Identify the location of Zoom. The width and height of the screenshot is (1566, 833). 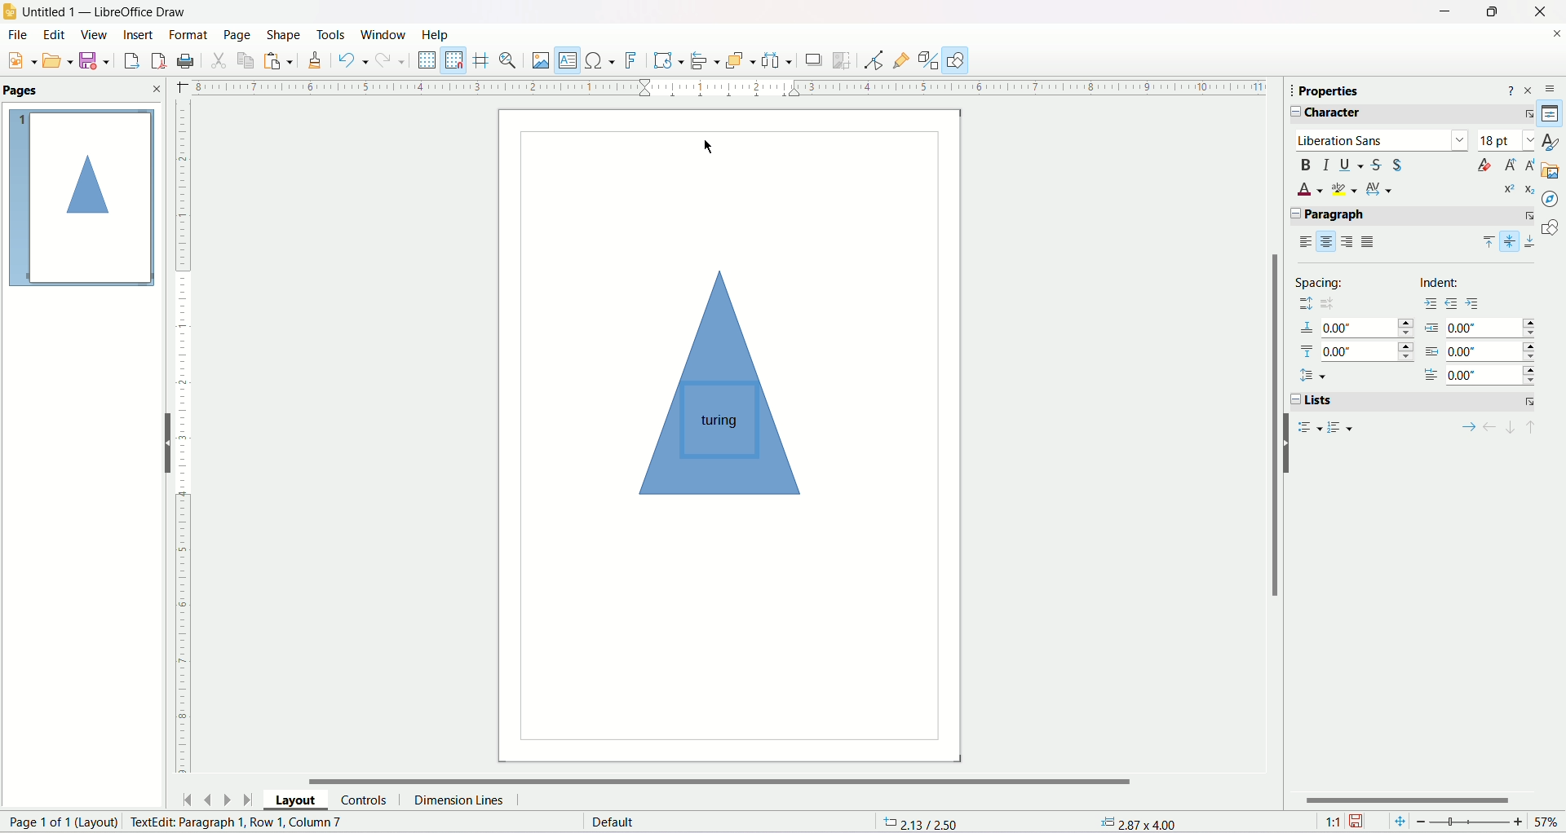
(1476, 822).